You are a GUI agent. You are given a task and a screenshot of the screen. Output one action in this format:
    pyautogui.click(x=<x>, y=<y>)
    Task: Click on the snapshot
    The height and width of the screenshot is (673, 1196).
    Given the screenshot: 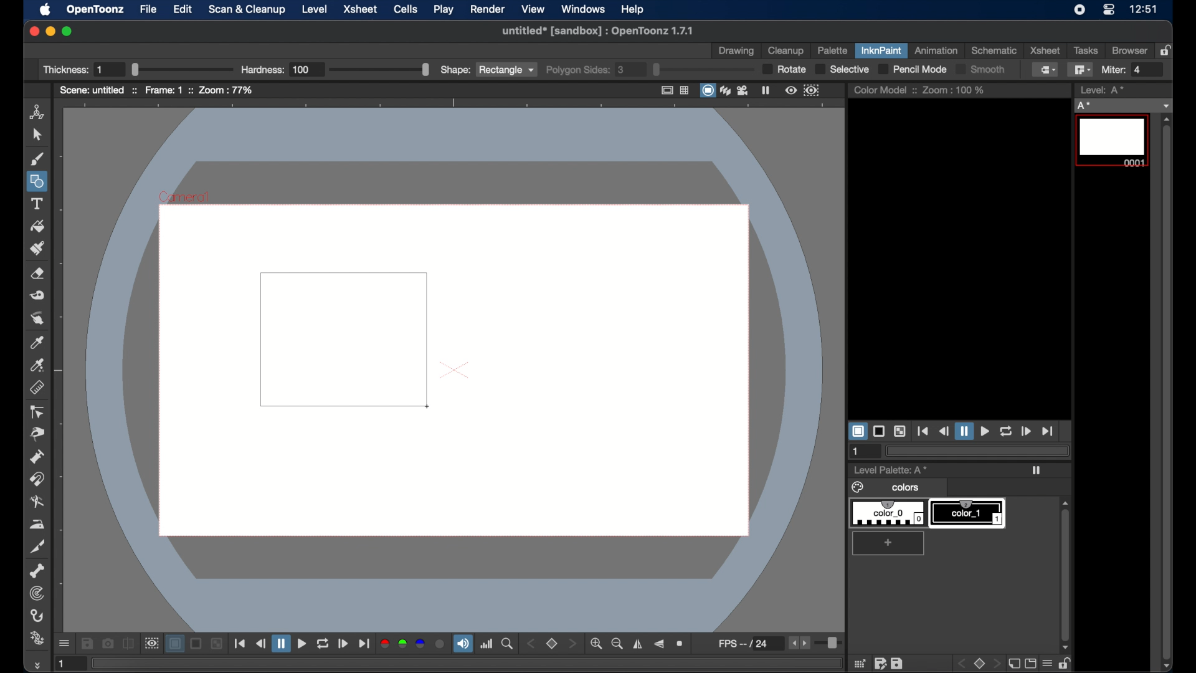 What is the action you would take?
    pyautogui.click(x=107, y=642)
    